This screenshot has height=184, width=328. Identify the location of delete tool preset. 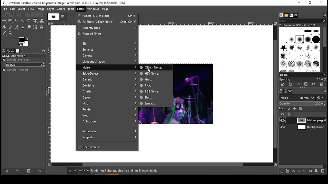
(29, 171).